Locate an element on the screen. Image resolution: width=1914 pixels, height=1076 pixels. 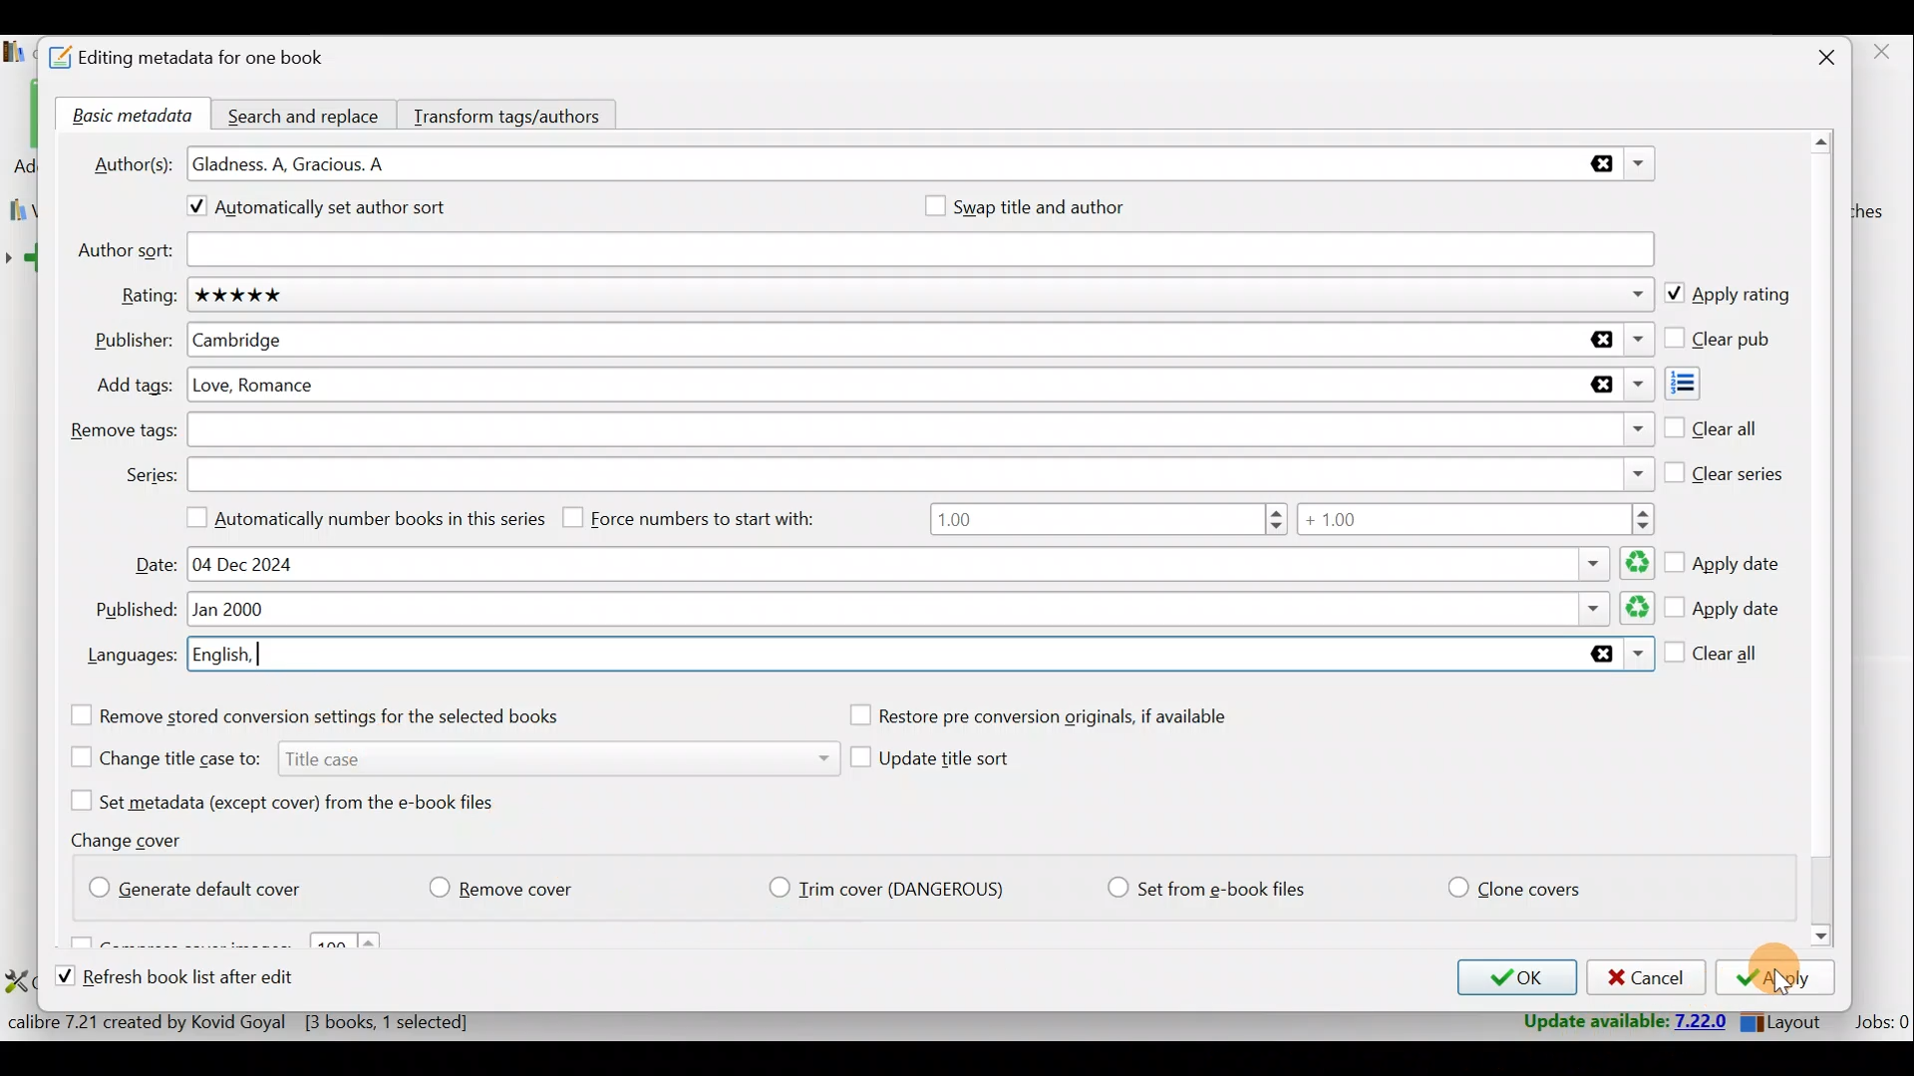
Apply is located at coordinates (1781, 980).